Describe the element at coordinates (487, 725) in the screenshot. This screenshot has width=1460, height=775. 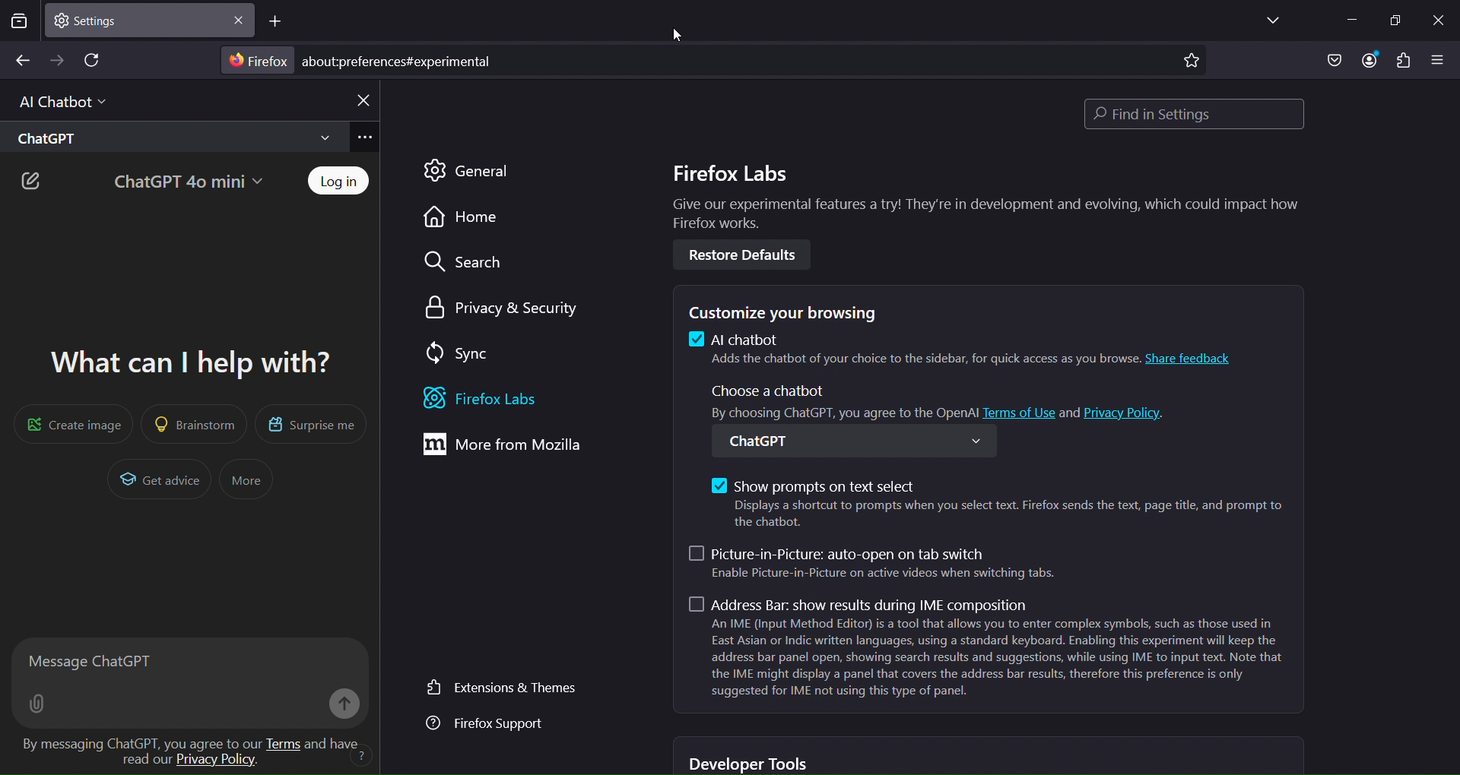
I see `firefox support` at that location.